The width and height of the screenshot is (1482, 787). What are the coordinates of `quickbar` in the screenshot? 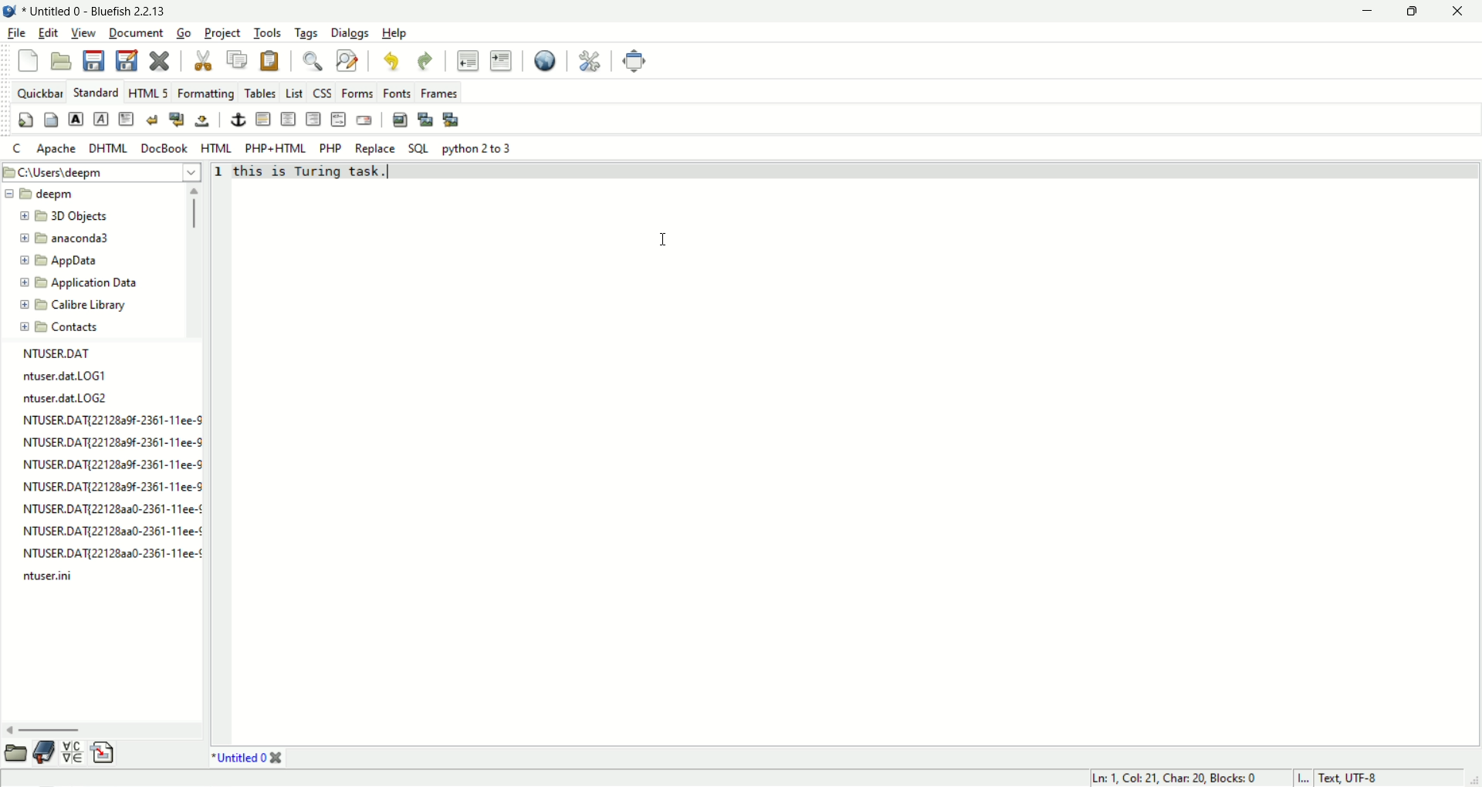 It's located at (40, 93).